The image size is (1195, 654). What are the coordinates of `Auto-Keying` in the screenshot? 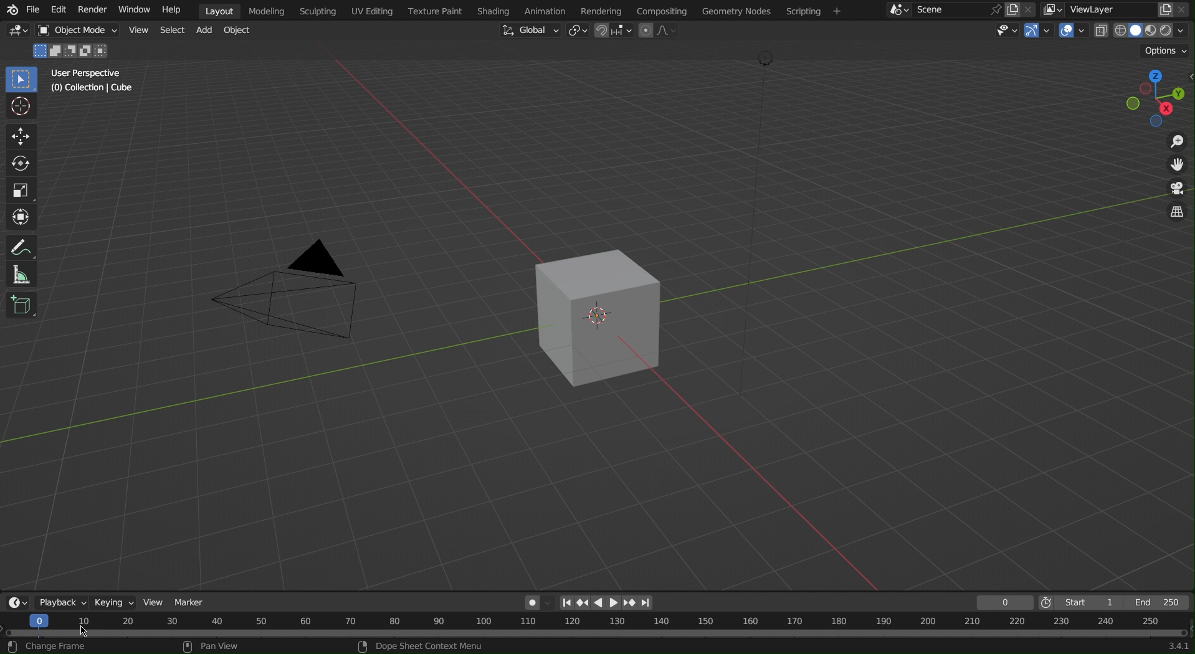 It's located at (535, 602).